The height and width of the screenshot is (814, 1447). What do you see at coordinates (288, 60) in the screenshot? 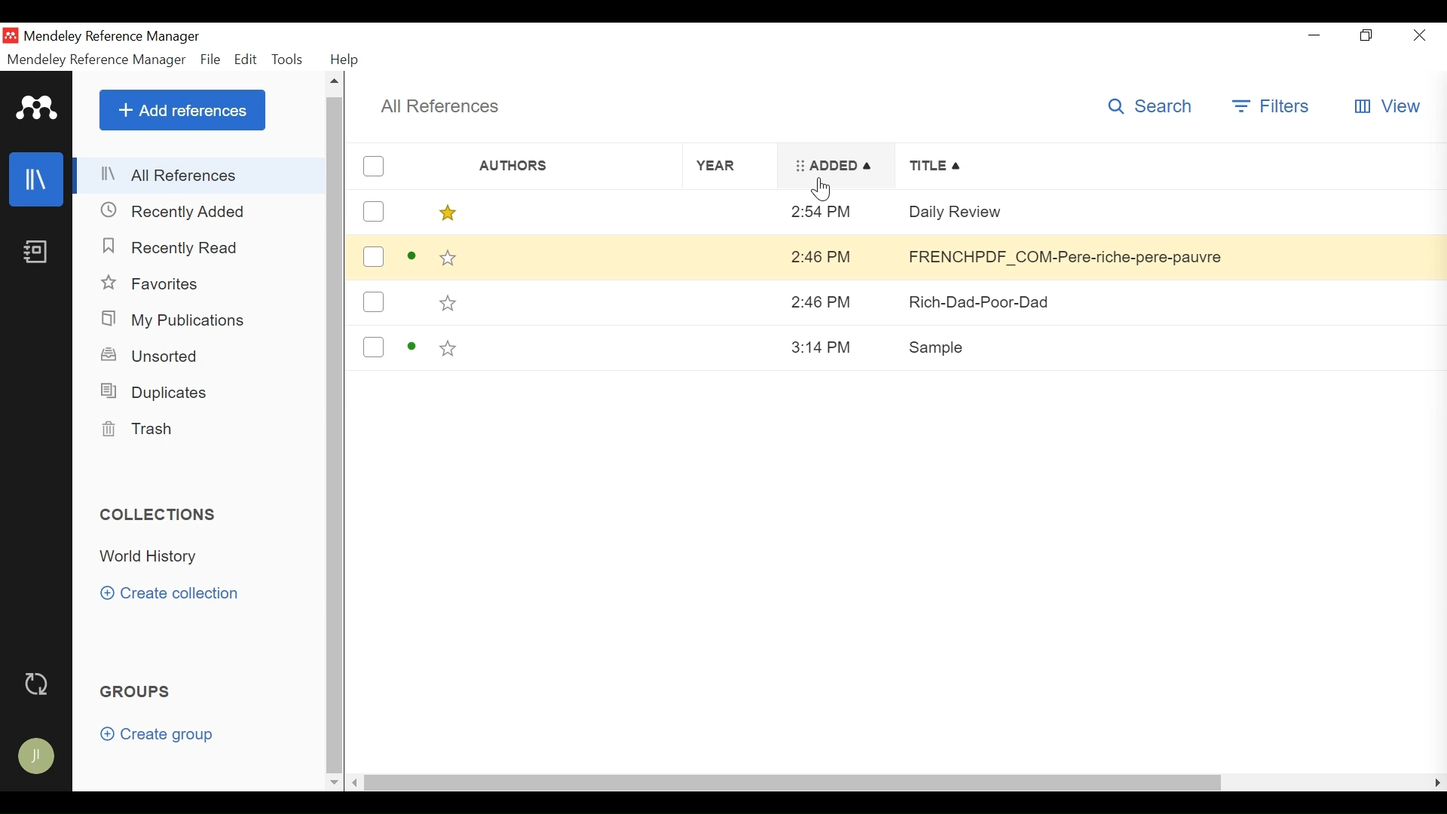
I see `Tools` at bounding box center [288, 60].